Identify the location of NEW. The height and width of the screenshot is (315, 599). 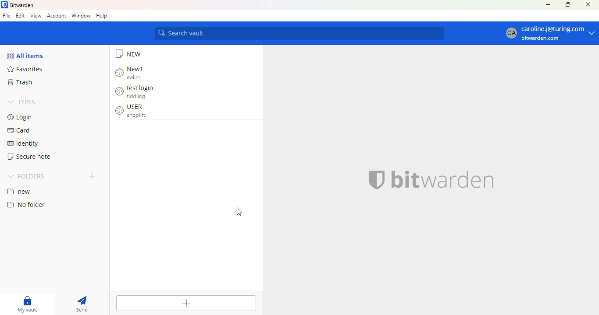
(129, 54).